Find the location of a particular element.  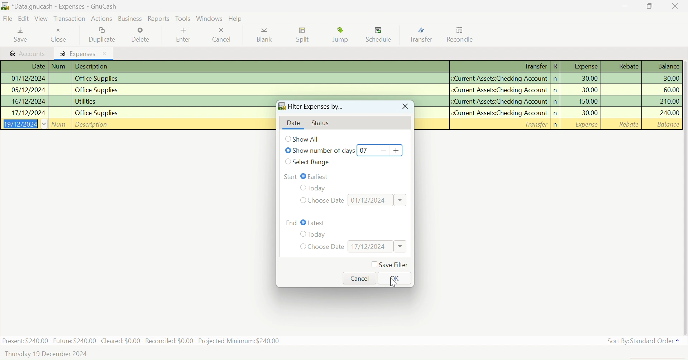

Range End: Latest is located at coordinates (292, 222).